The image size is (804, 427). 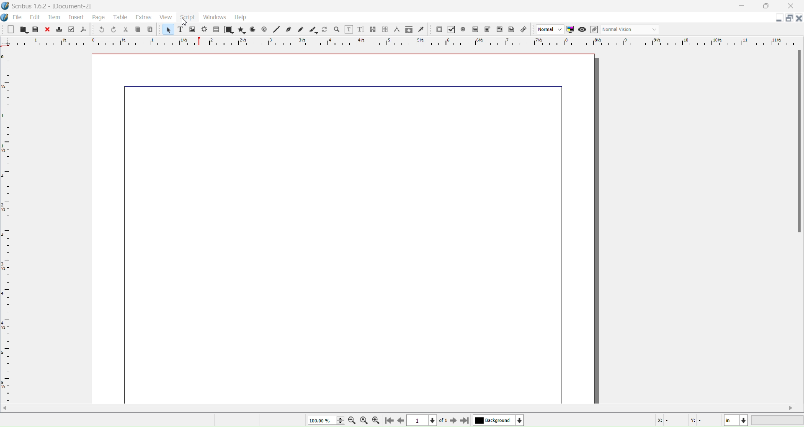 What do you see at coordinates (667, 421) in the screenshot?
I see `Cursor coordinate -X` at bounding box center [667, 421].